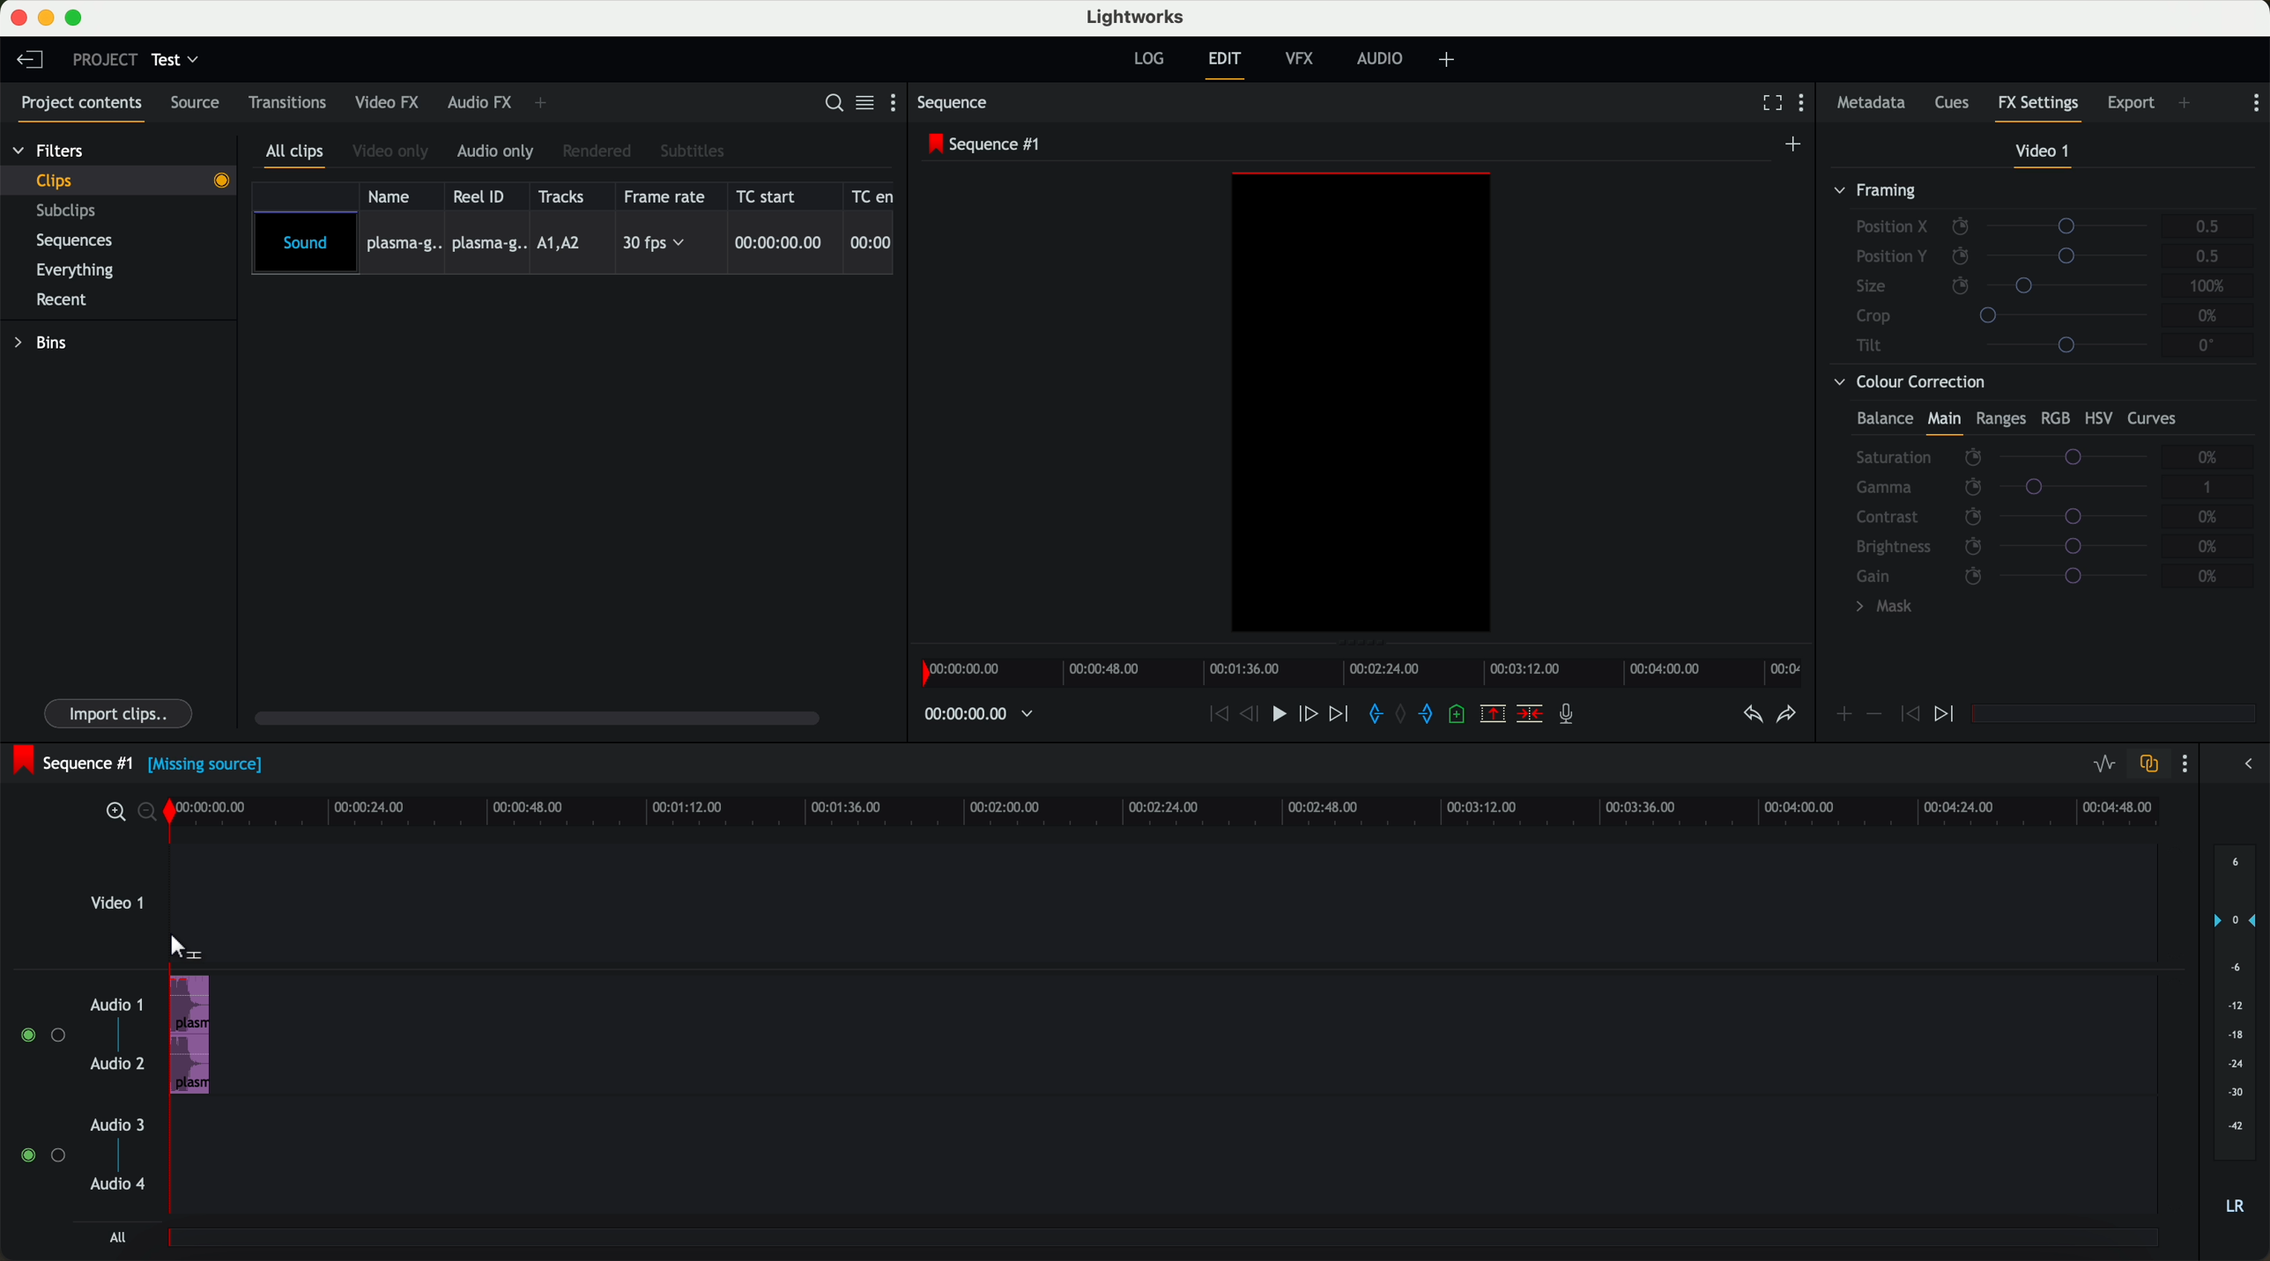 This screenshot has width=2270, height=1261. What do you see at coordinates (574, 244) in the screenshot?
I see `imported sound` at bounding box center [574, 244].